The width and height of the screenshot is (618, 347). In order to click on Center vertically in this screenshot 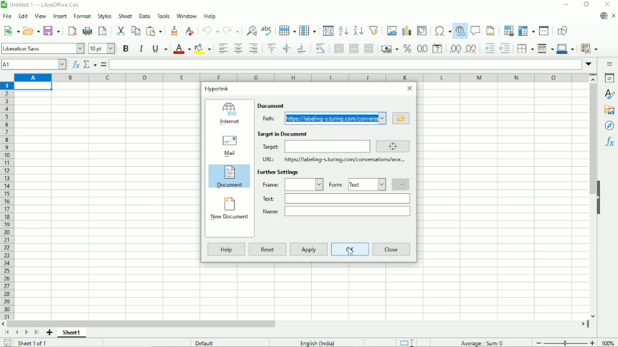, I will do `click(286, 49)`.